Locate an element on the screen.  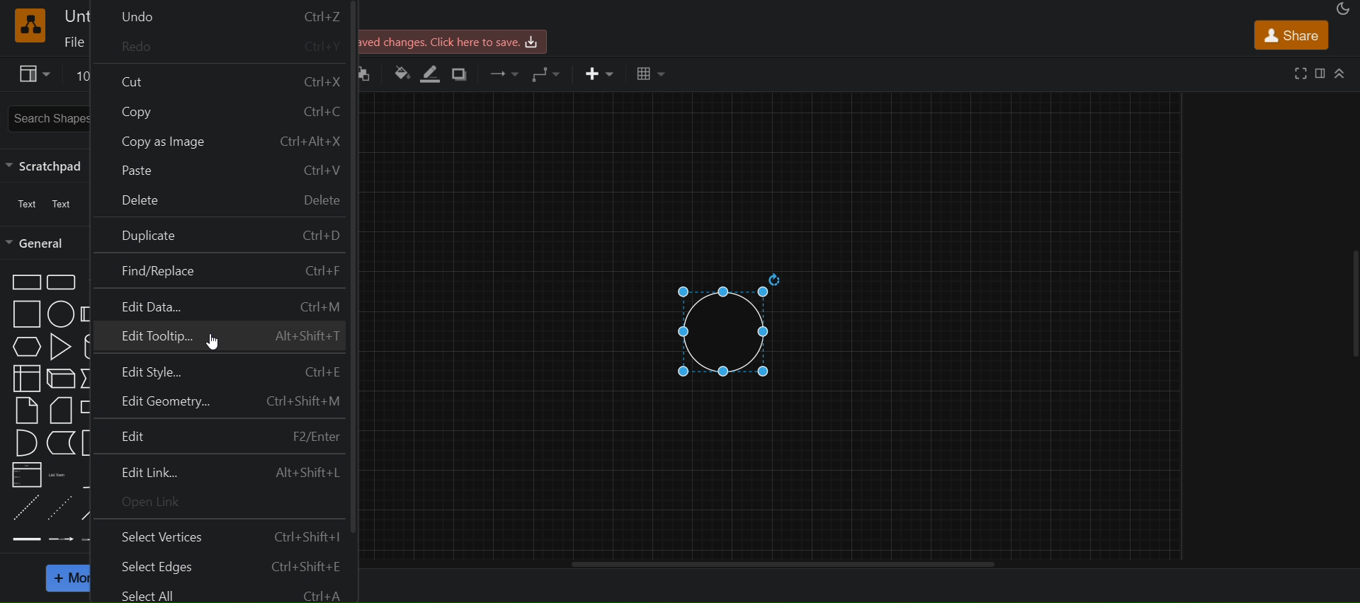
undo is located at coordinates (222, 13).